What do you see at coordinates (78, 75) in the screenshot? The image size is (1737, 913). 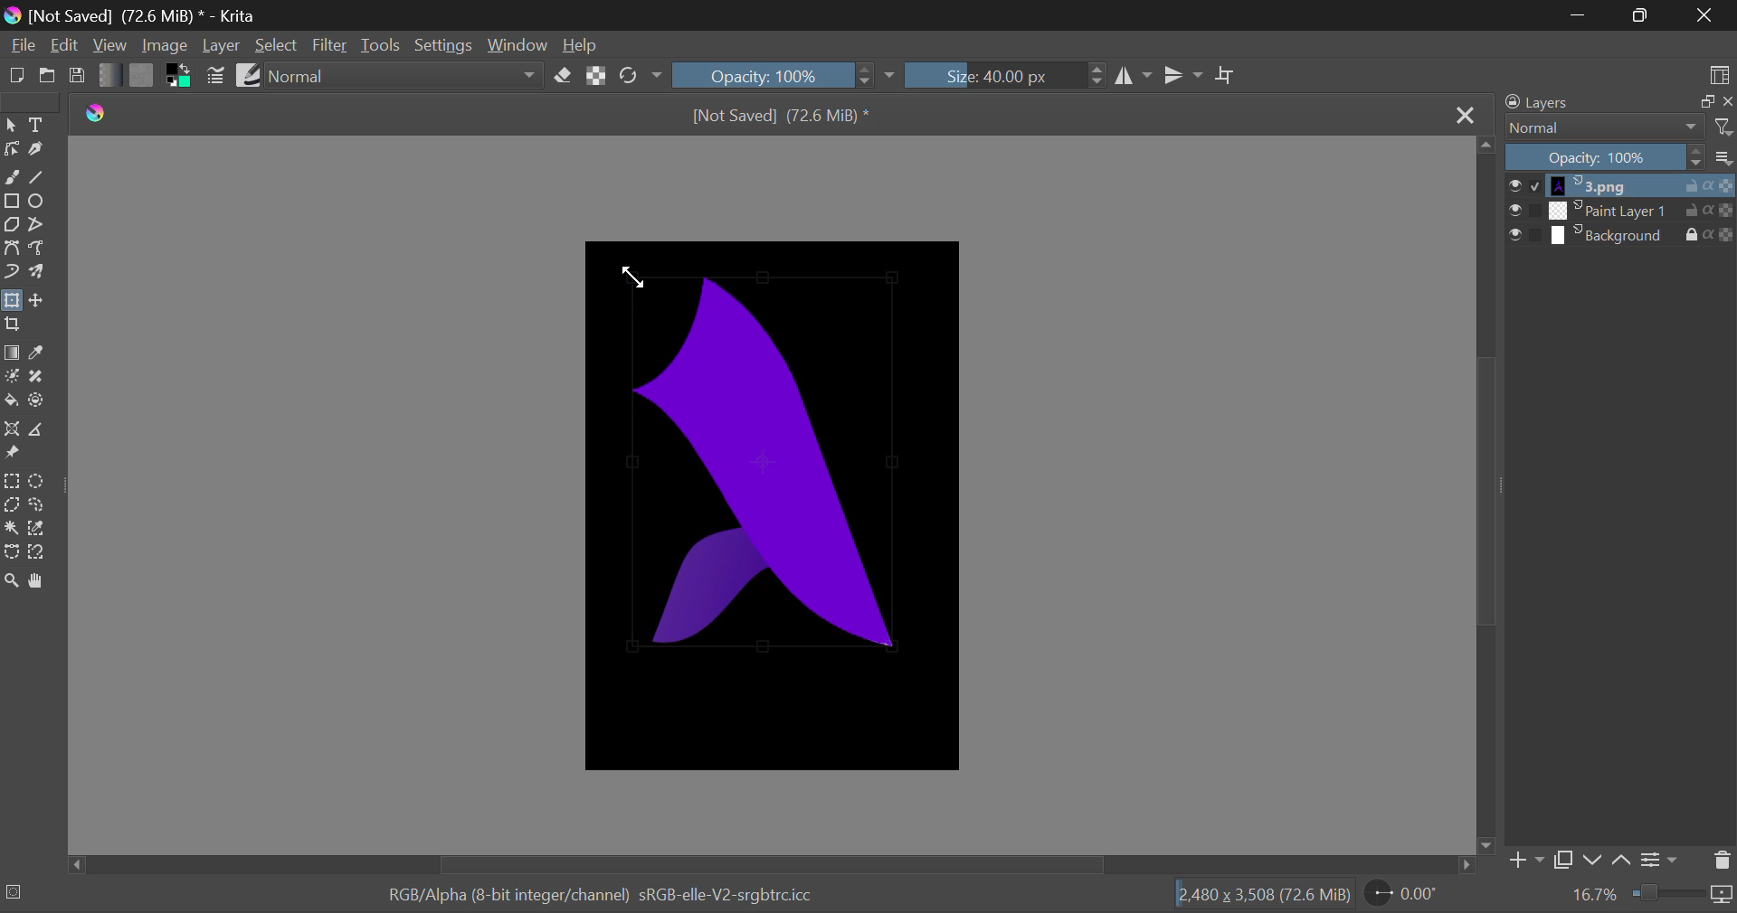 I see `Save` at bounding box center [78, 75].